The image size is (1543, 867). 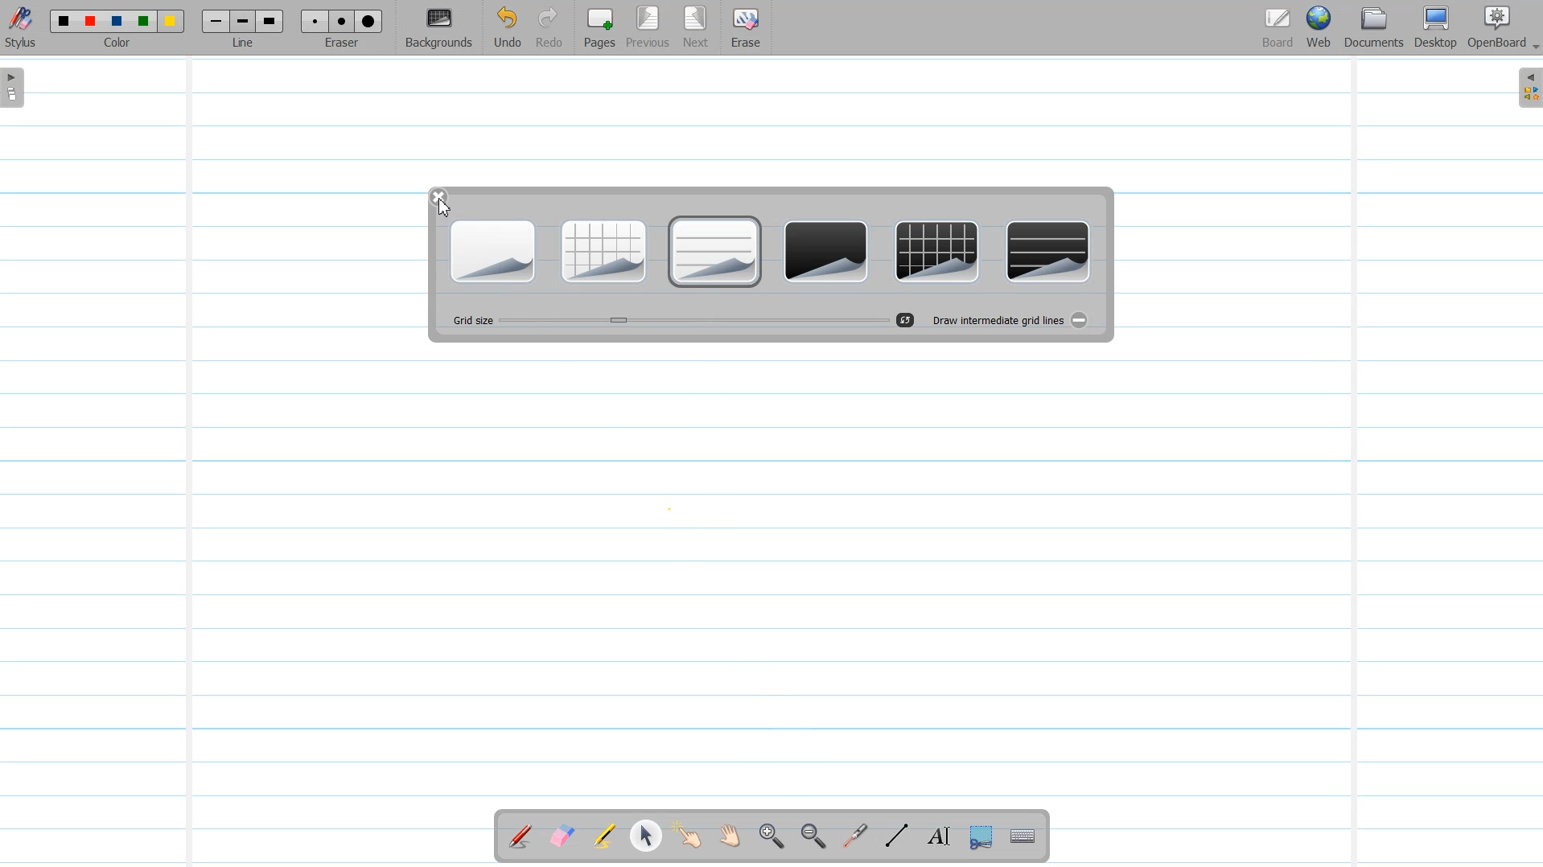 What do you see at coordinates (670, 322) in the screenshot?
I see `Grid Size Adjuster` at bounding box center [670, 322].